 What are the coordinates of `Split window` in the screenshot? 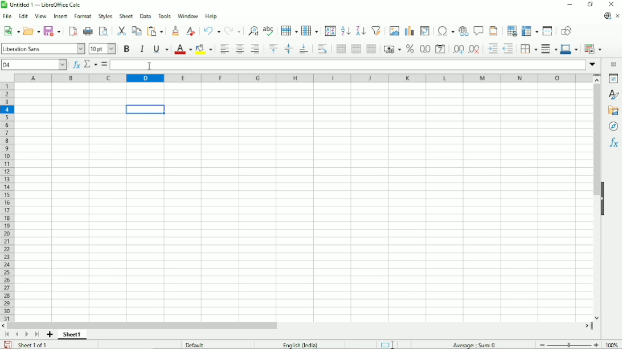 It's located at (547, 31).